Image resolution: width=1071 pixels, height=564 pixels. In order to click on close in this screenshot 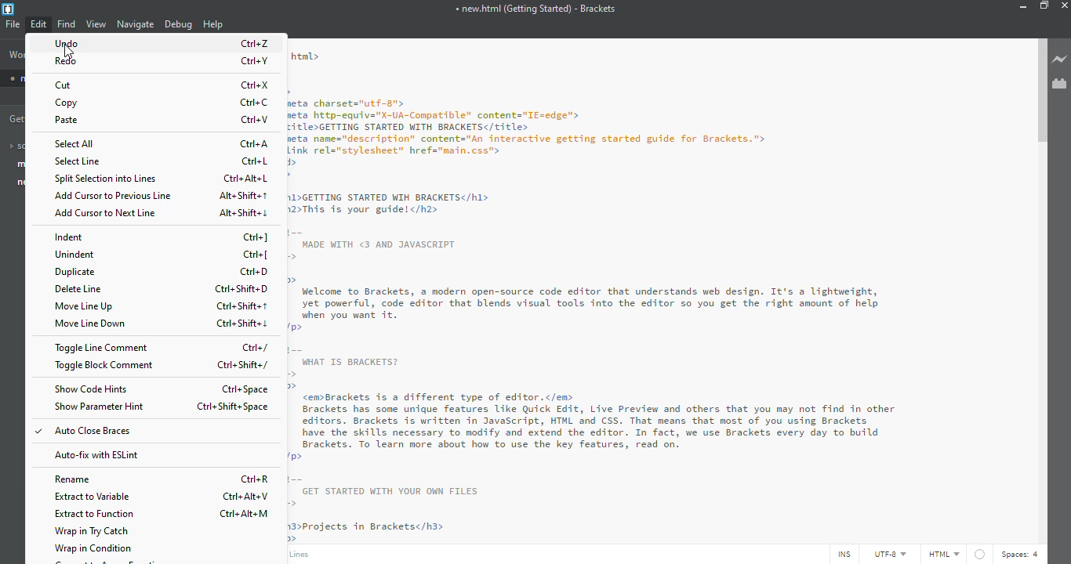, I will do `click(1066, 5)`.